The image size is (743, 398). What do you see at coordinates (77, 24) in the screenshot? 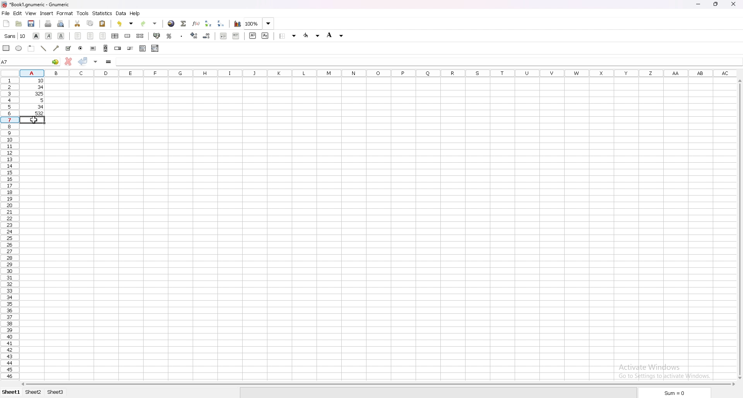
I see `cut` at bounding box center [77, 24].